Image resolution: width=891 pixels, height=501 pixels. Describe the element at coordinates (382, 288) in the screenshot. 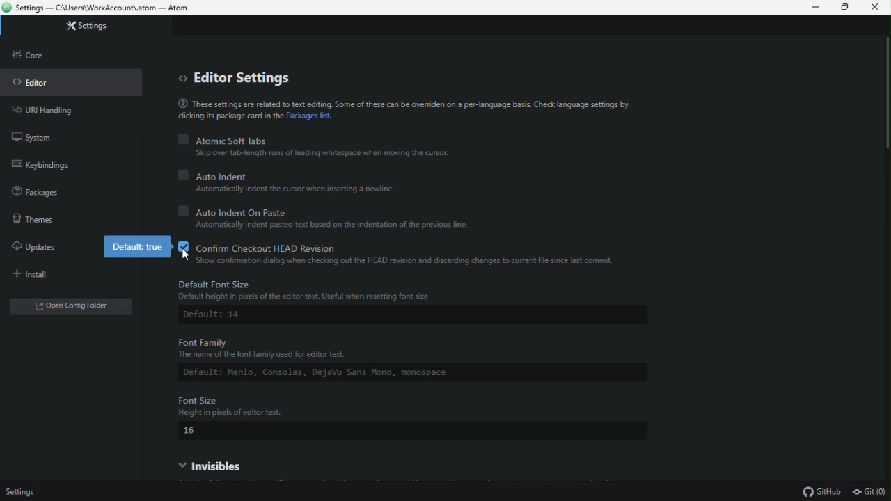

I see `Default Font Size
Default height in pixels of the editor text. Useful when resetting font size` at that location.